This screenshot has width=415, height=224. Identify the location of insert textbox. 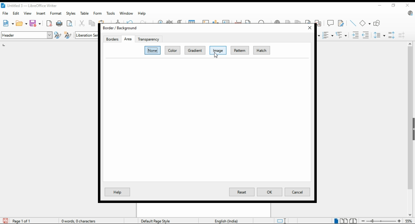
(226, 21).